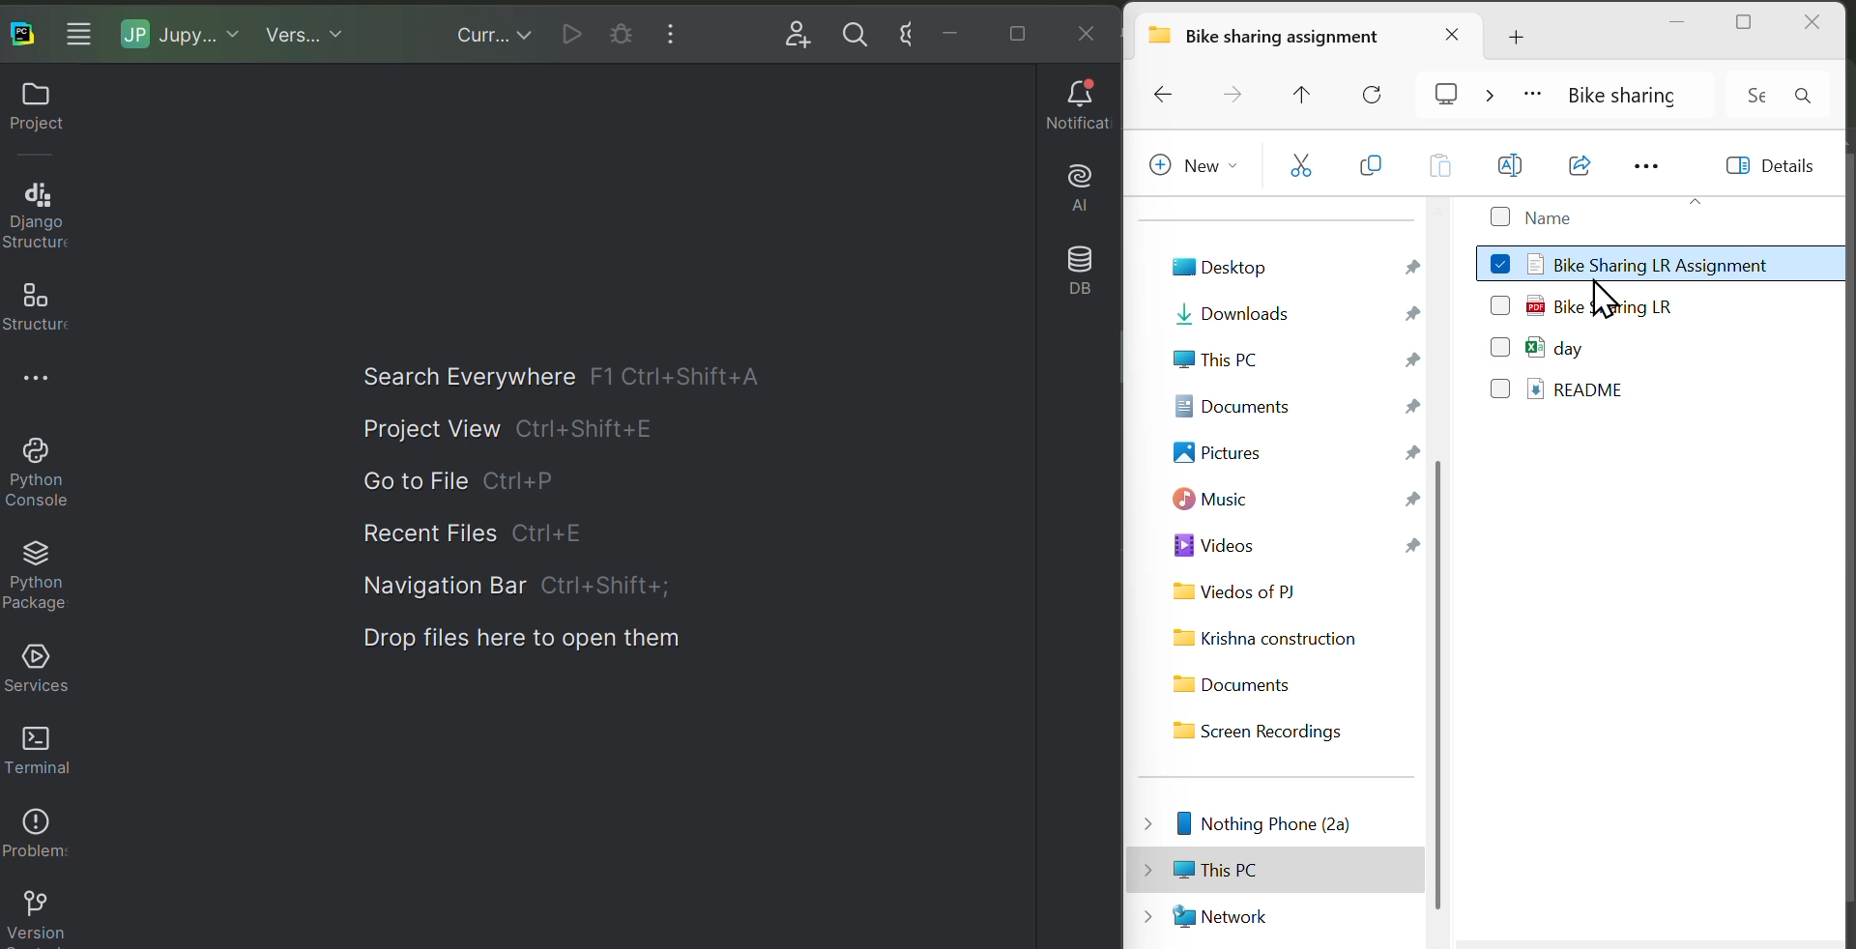 Image resolution: width=1856 pixels, height=949 pixels. Describe the element at coordinates (623, 28) in the screenshot. I see `Current cell` at that location.